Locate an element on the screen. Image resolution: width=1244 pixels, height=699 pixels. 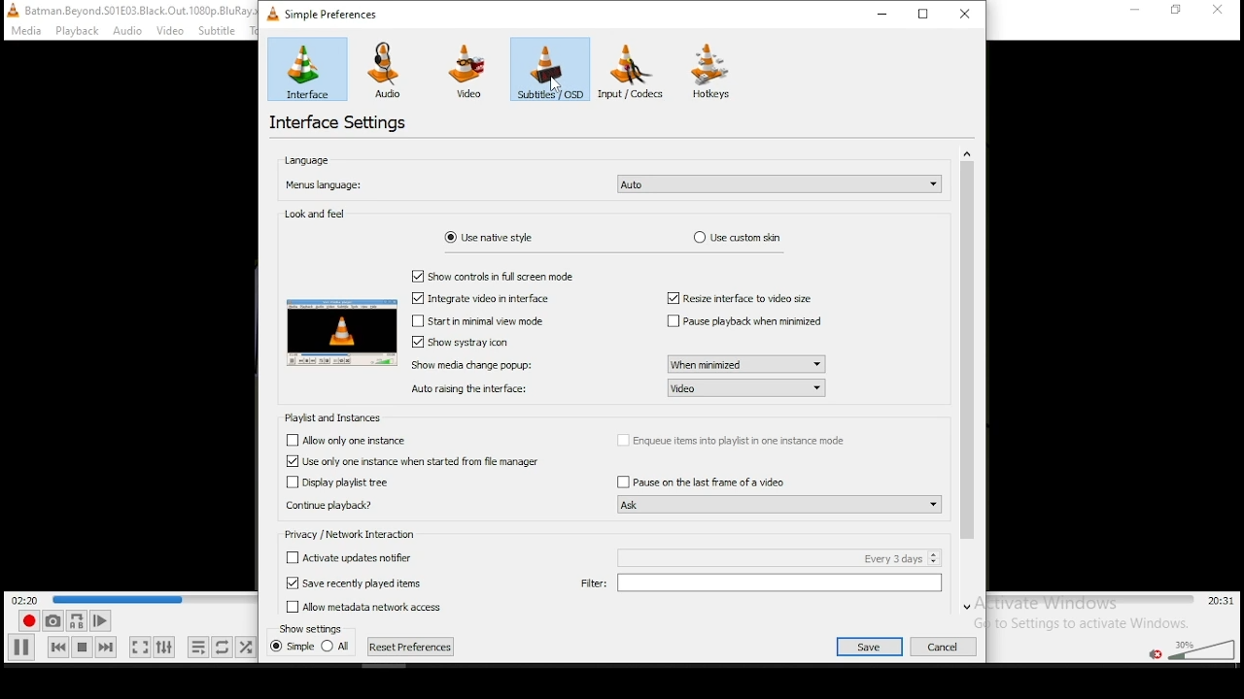
language settings selection is located at coordinates (777, 184).